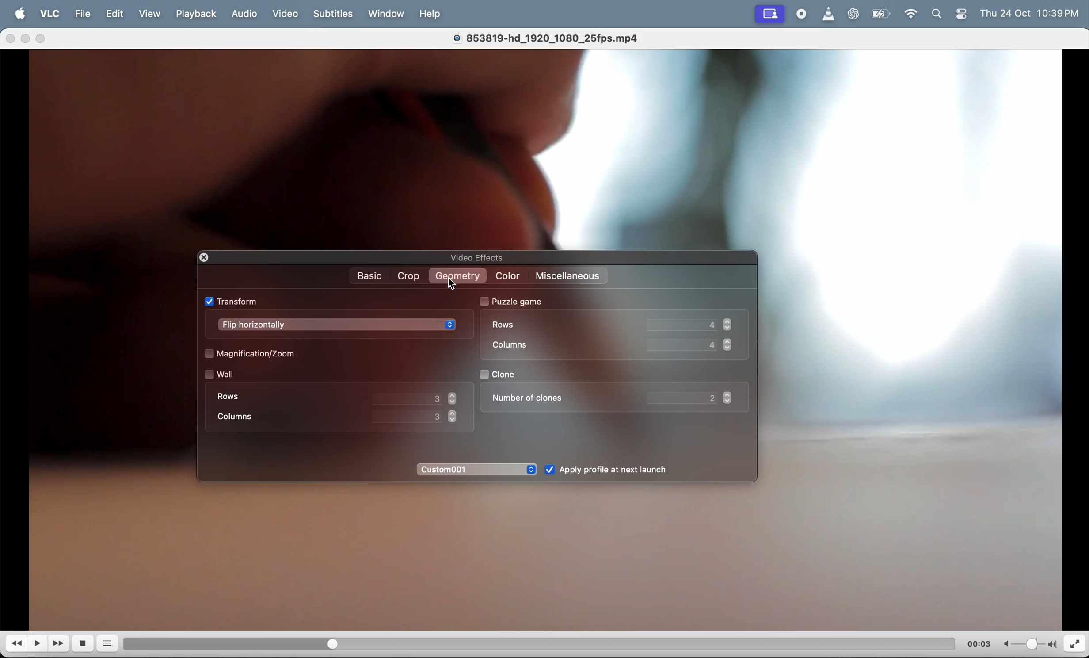 The image size is (1089, 658). I want to click on crop, so click(408, 276).